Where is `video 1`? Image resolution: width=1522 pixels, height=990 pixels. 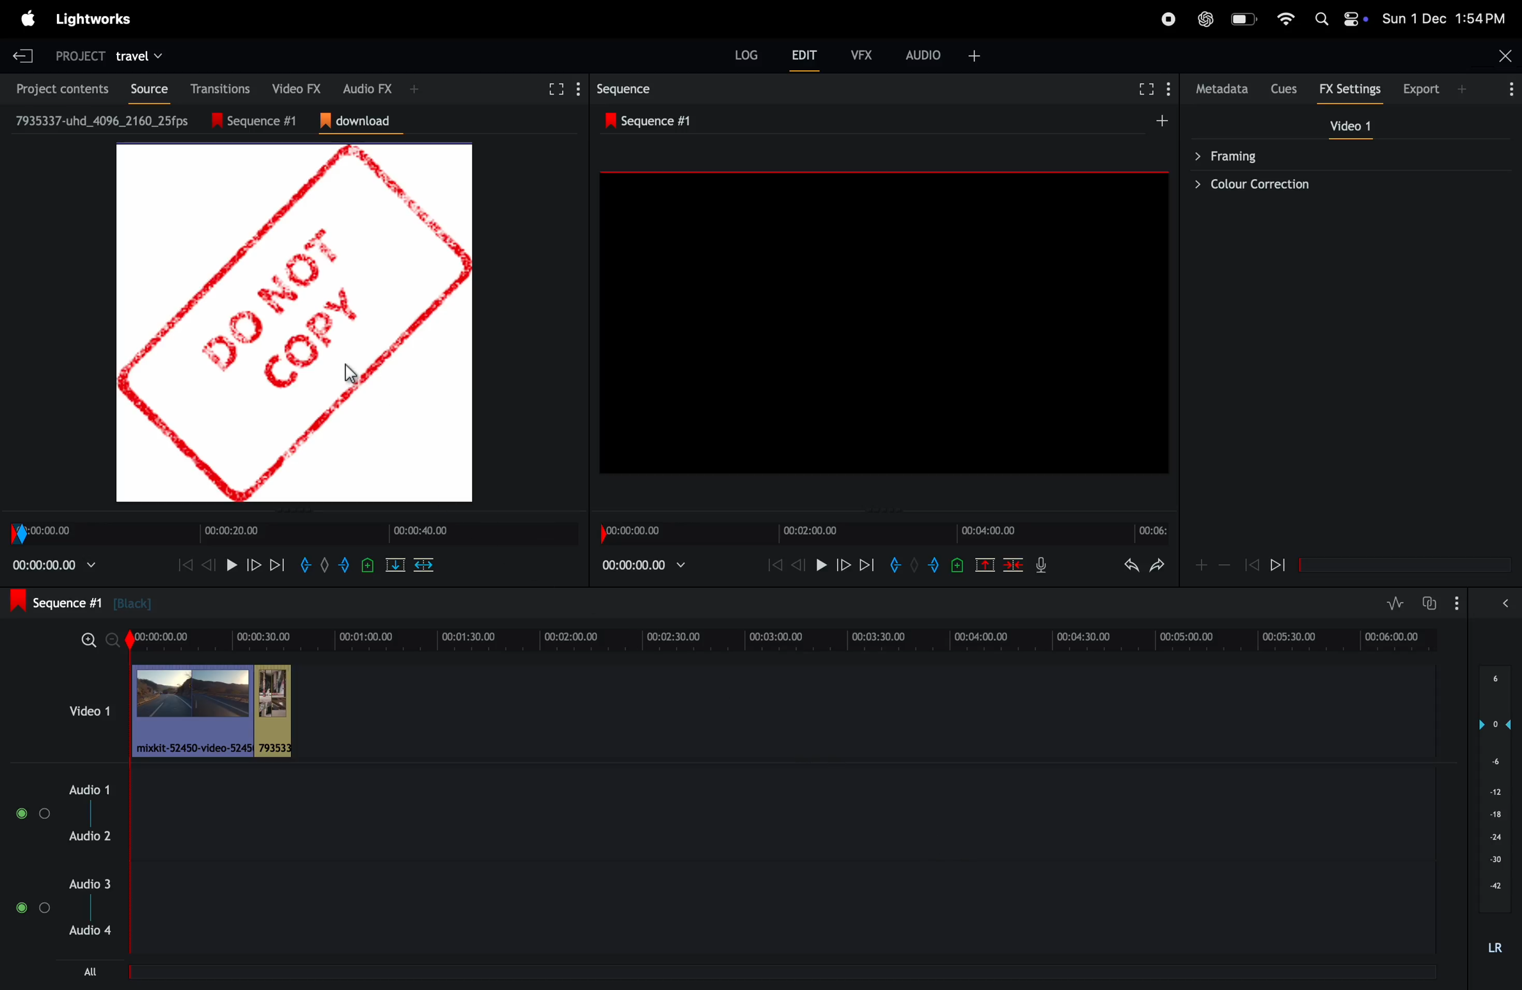
video 1 is located at coordinates (90, 711).